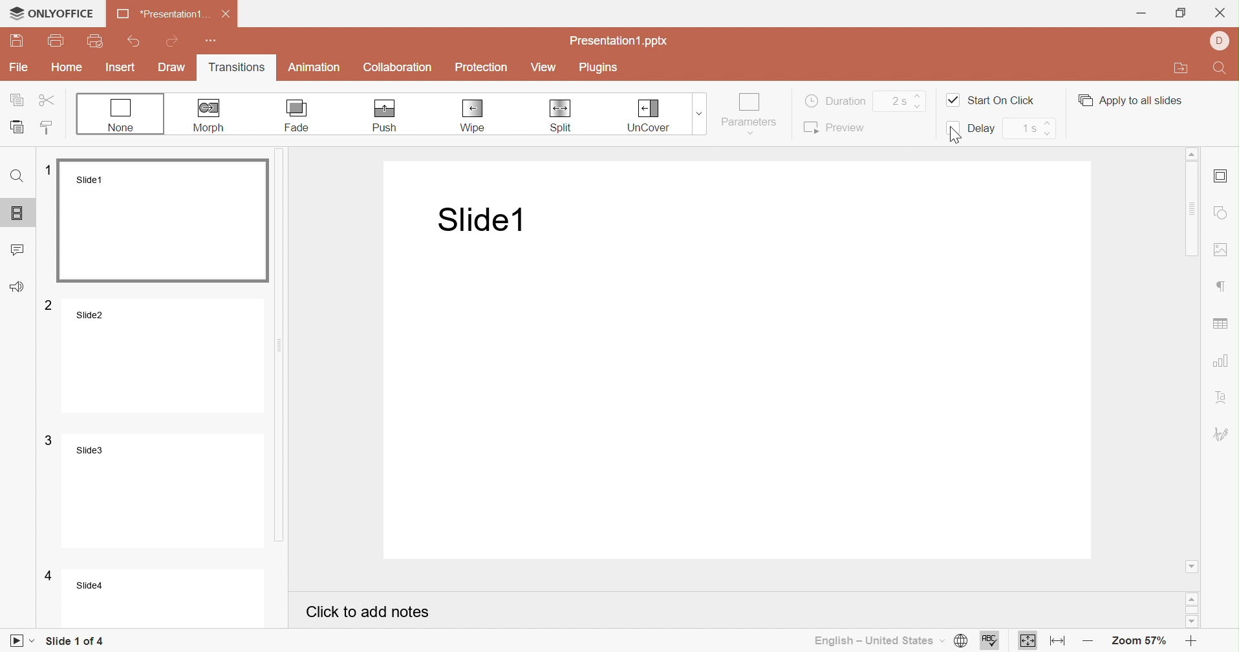 The height and width of the screenshot is (652, 1239). I want to click on Copy style, so click(49, 129).